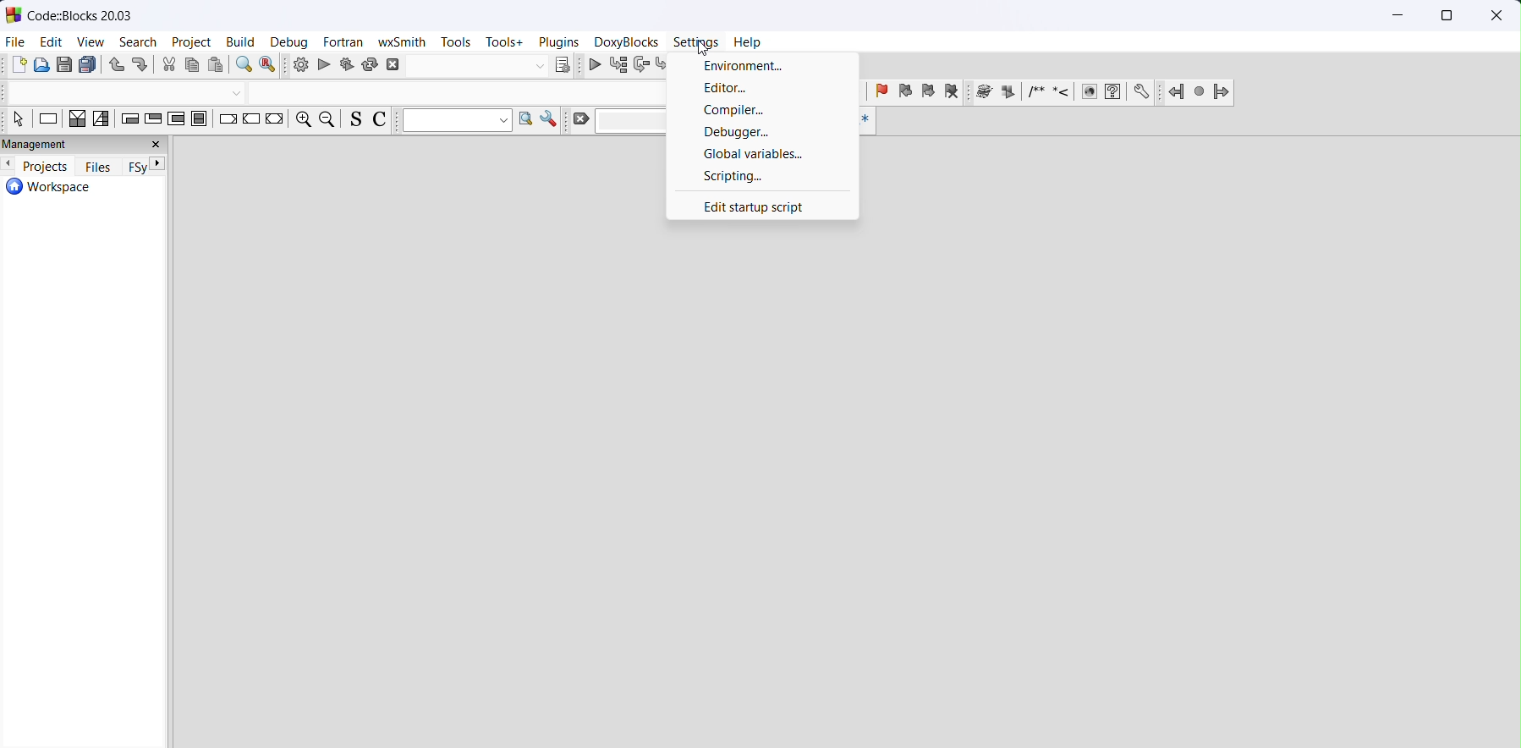  Describe the element at coordinates (217, 65) in the screenshot. I see `paste` at that location.